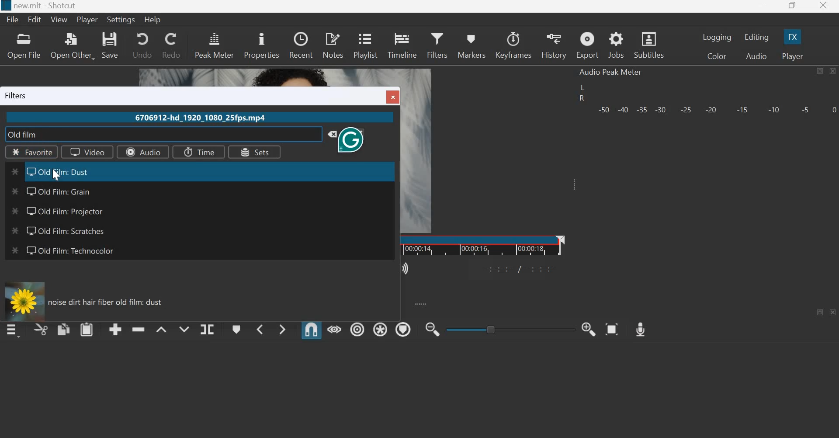 This screenshot has height=438, width=839. What do you see at coordinates (822, 7) in the screenshot?
I see `close` at bounding box center [822, 7].